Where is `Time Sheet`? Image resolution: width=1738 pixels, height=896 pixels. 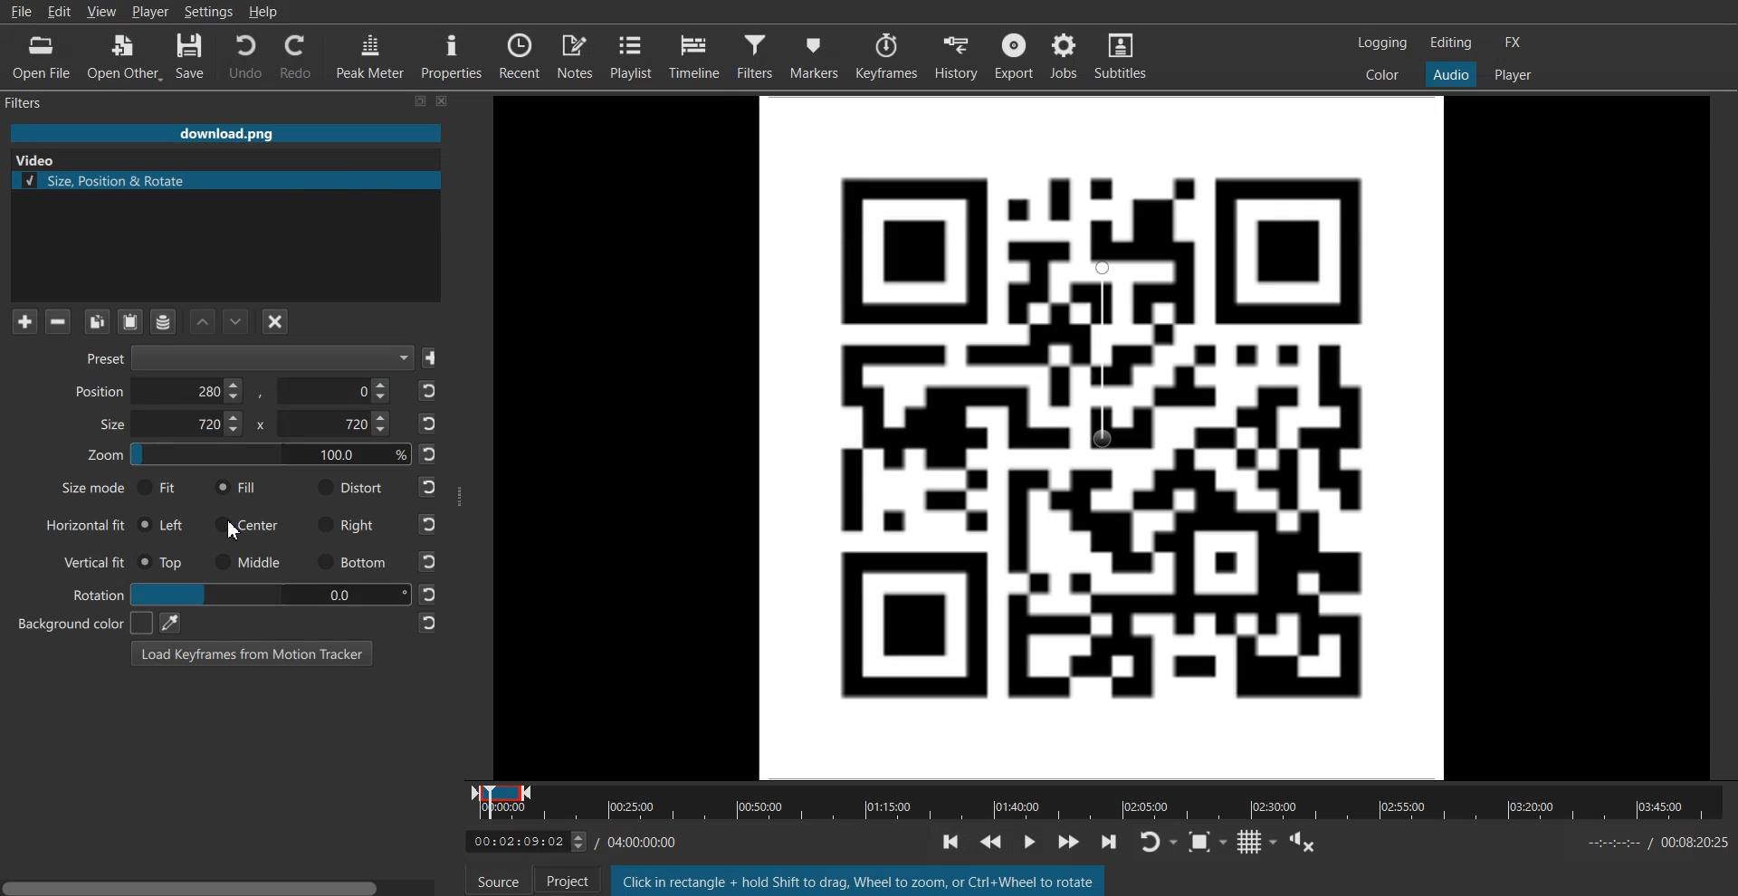
Time Sheet is located at coordinates (1657, 843).